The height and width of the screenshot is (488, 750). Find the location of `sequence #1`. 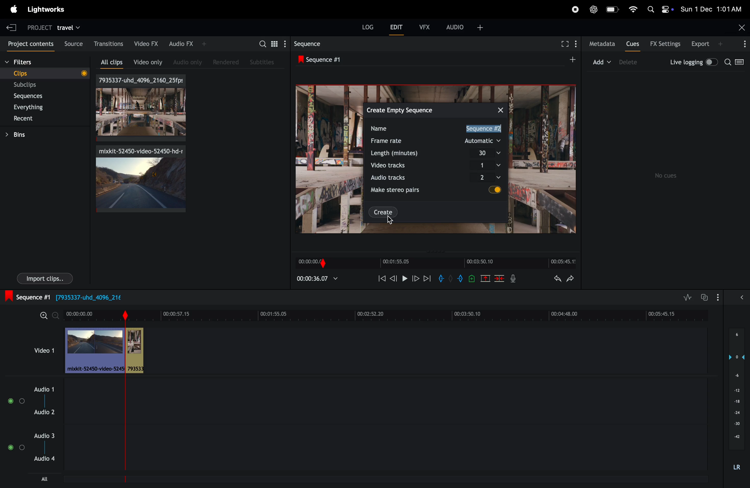

sequence #1 is located at coordinates (327, 59).